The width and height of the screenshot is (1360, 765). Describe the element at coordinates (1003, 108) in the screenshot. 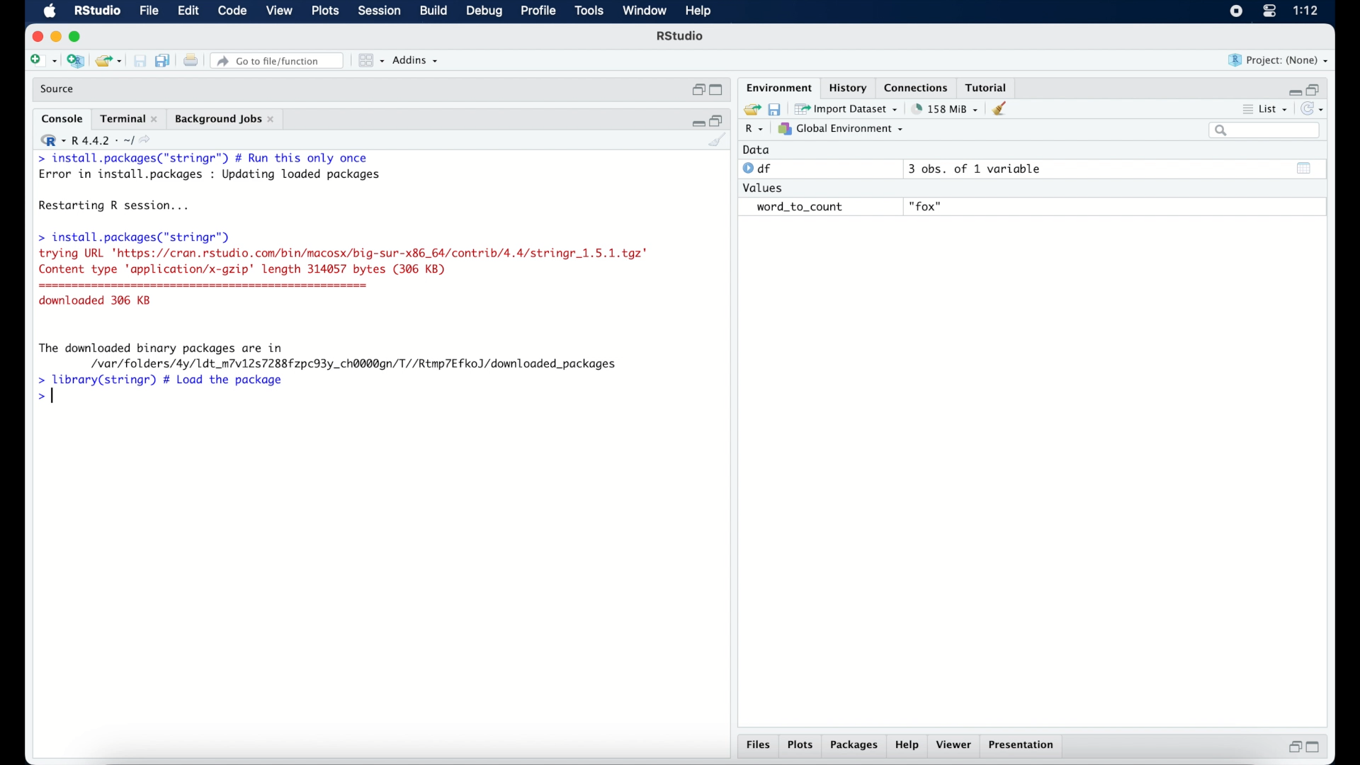

I see `clear console` at that location.